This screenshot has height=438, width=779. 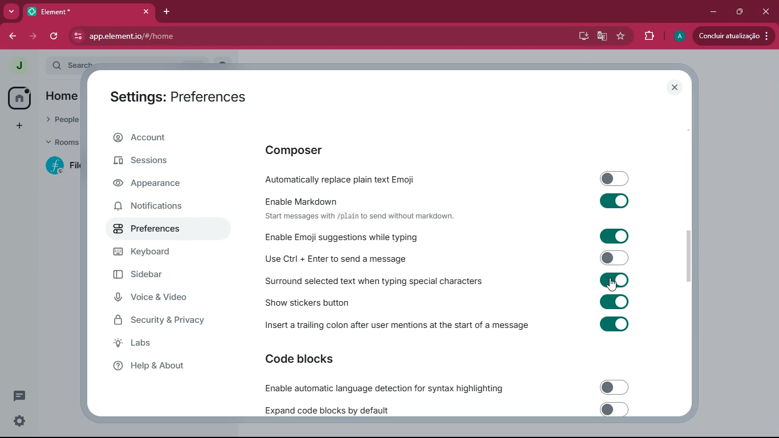 I want to click on extensions, so click(x=648, y=36).